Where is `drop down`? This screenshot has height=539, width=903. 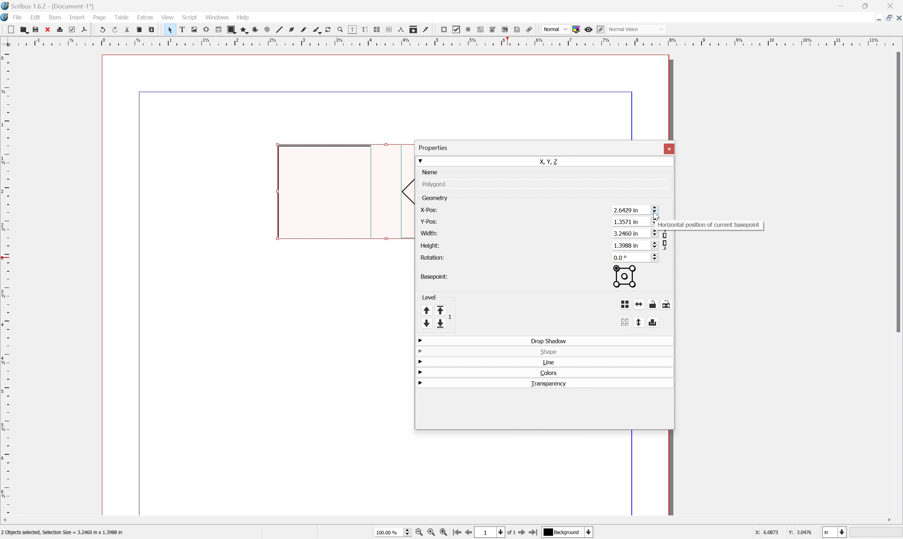 drop down is located at coordinates (420, 371).